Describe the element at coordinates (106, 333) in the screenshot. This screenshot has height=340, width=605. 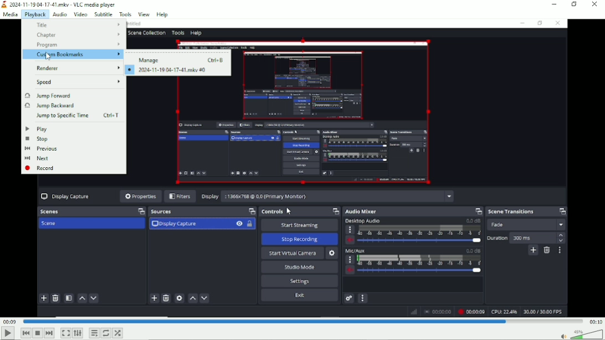
I see `Toggle between loop all, loop one and no loop` at that location.